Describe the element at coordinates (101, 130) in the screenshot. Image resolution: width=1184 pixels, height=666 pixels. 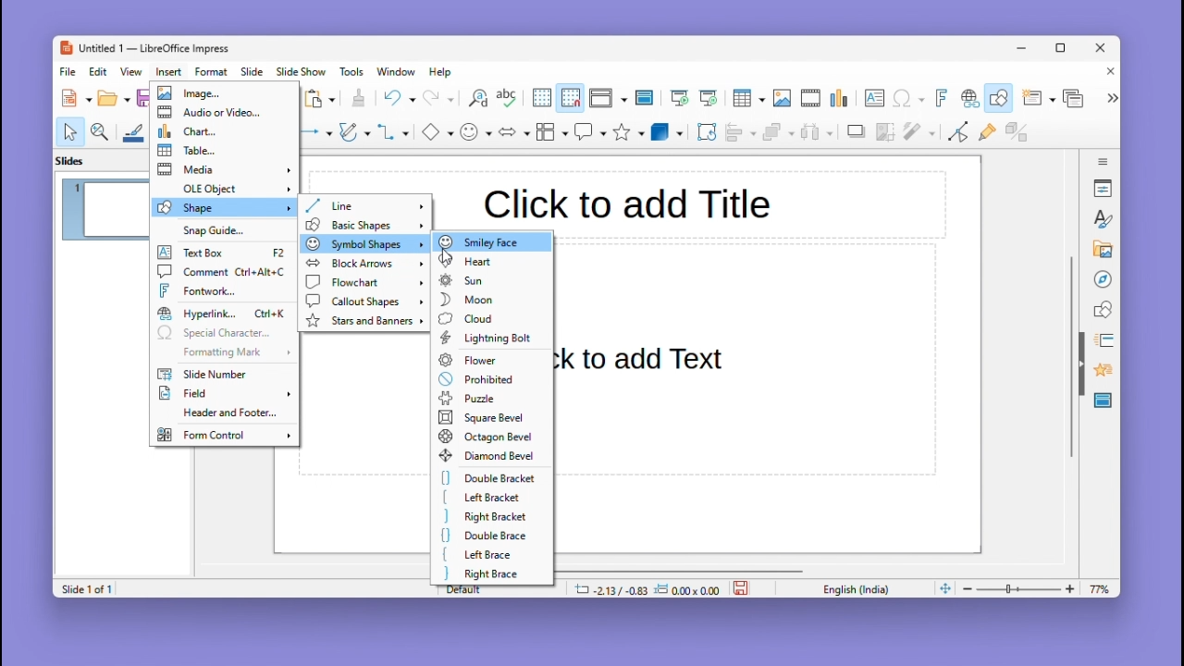
I see `Magnification` at that location.